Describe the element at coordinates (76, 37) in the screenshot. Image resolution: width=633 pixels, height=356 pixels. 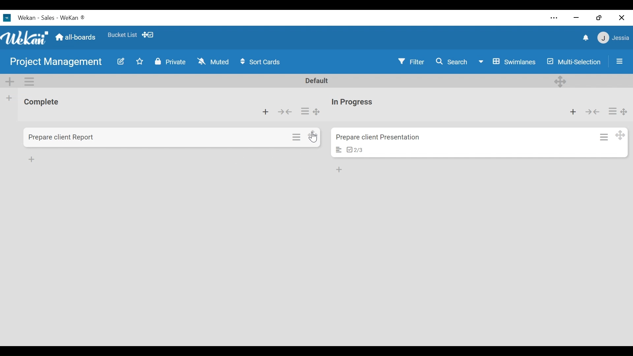
I see `all boards` at that location.